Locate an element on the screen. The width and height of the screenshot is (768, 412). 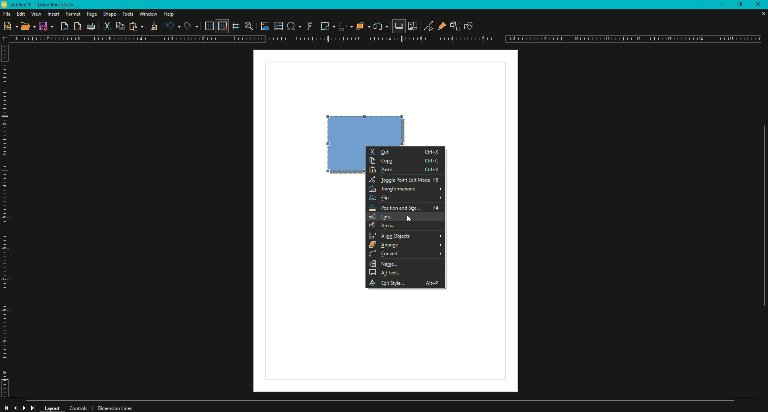
Close Sheet is located at coordinates (762, 14).